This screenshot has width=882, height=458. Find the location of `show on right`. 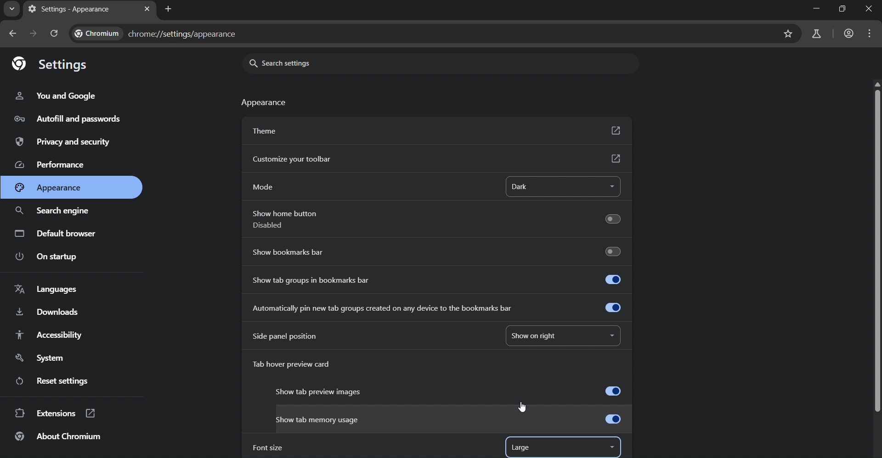

show on right is located at coordinates (541, 334).